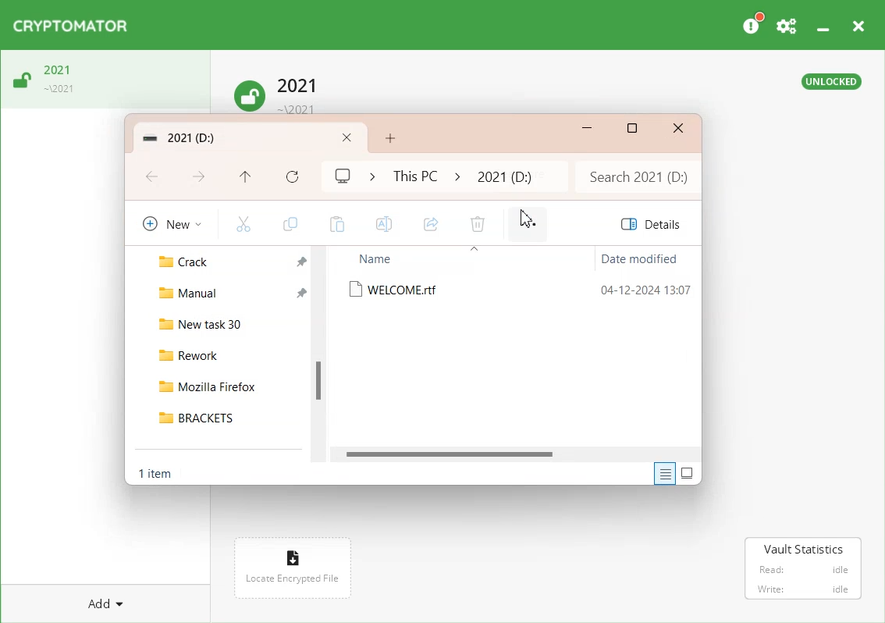 Image resolution: width=885 pixels, height=623 pixels. Describe the element at coordinates (636, 178) in the screenshot. I see `Search` at that location.